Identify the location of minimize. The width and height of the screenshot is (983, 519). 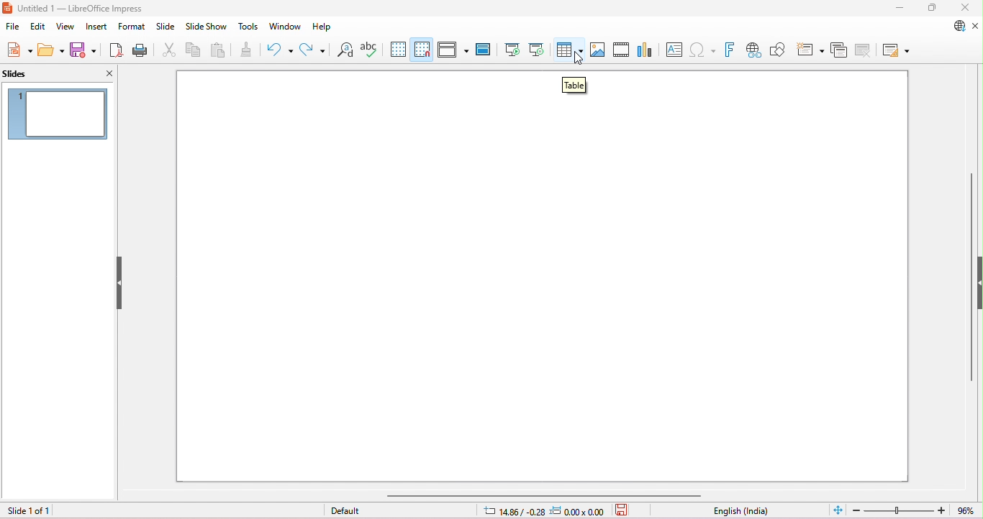
(901, 8).